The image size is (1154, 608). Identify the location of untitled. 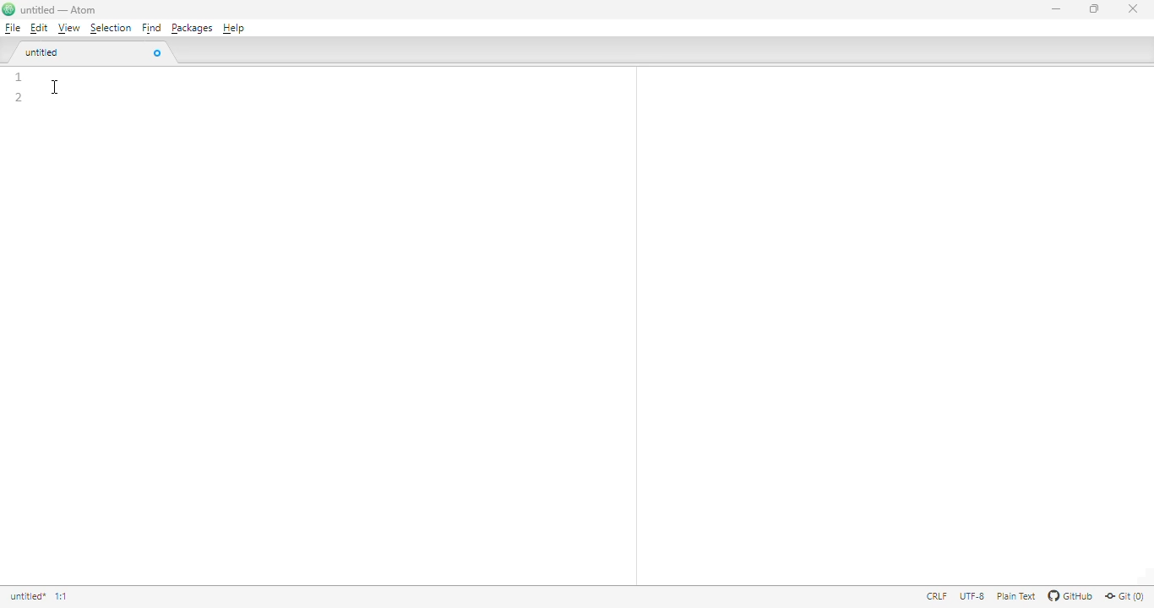
(27, 596).